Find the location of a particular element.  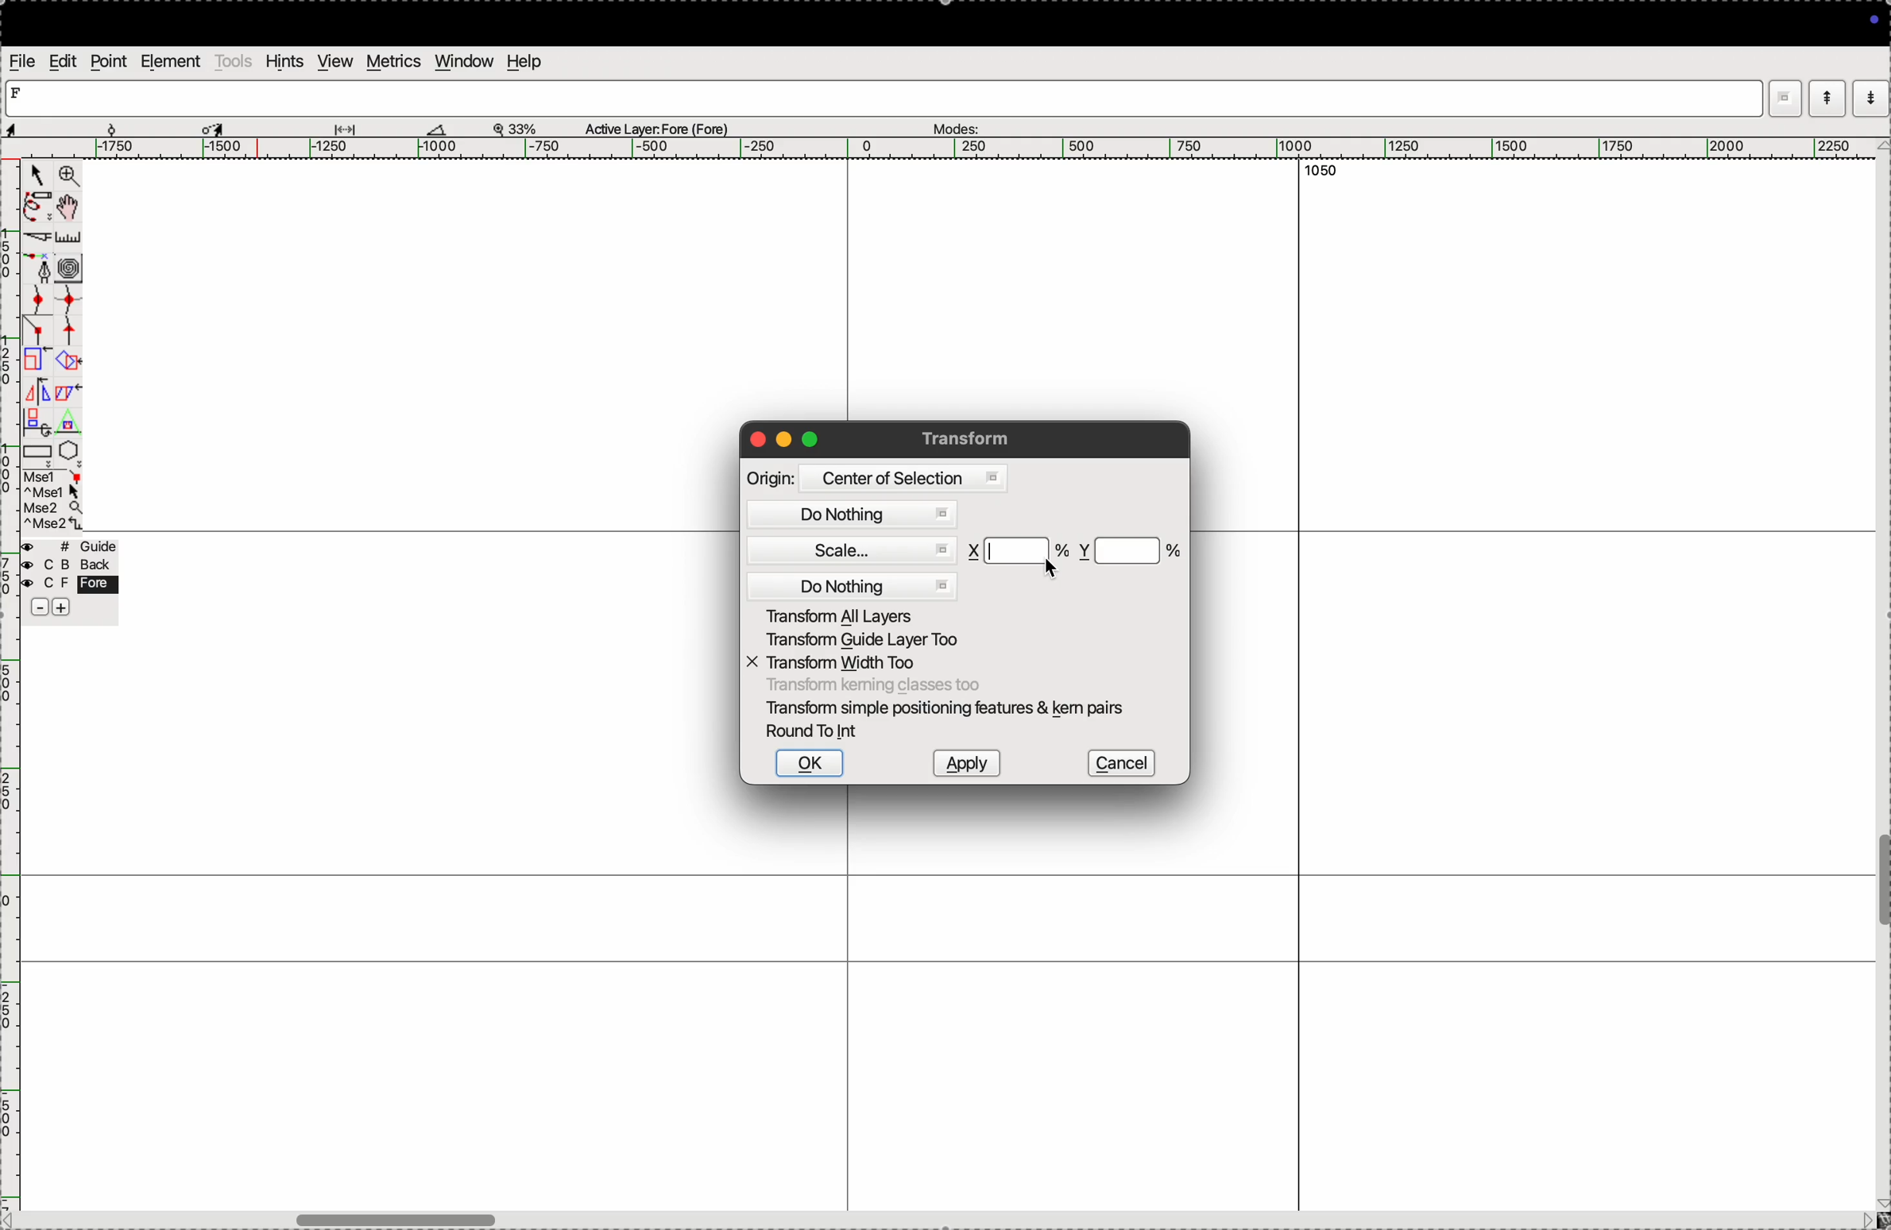

help is located at coordinates (523, 61).